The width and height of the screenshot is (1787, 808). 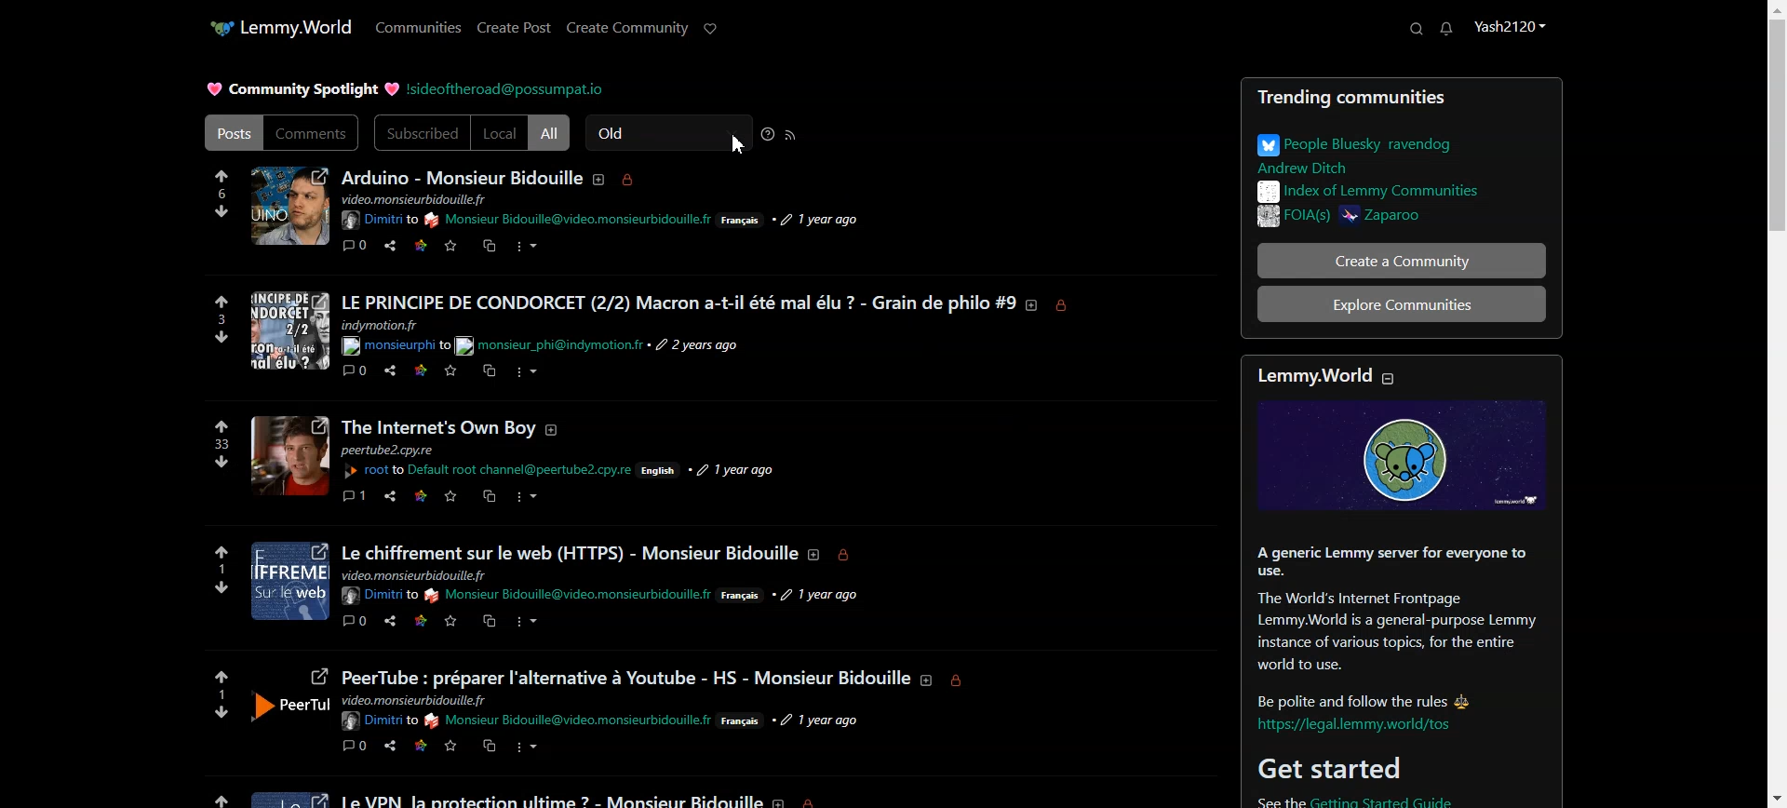 I want to click on , so click(x=417, y=702).